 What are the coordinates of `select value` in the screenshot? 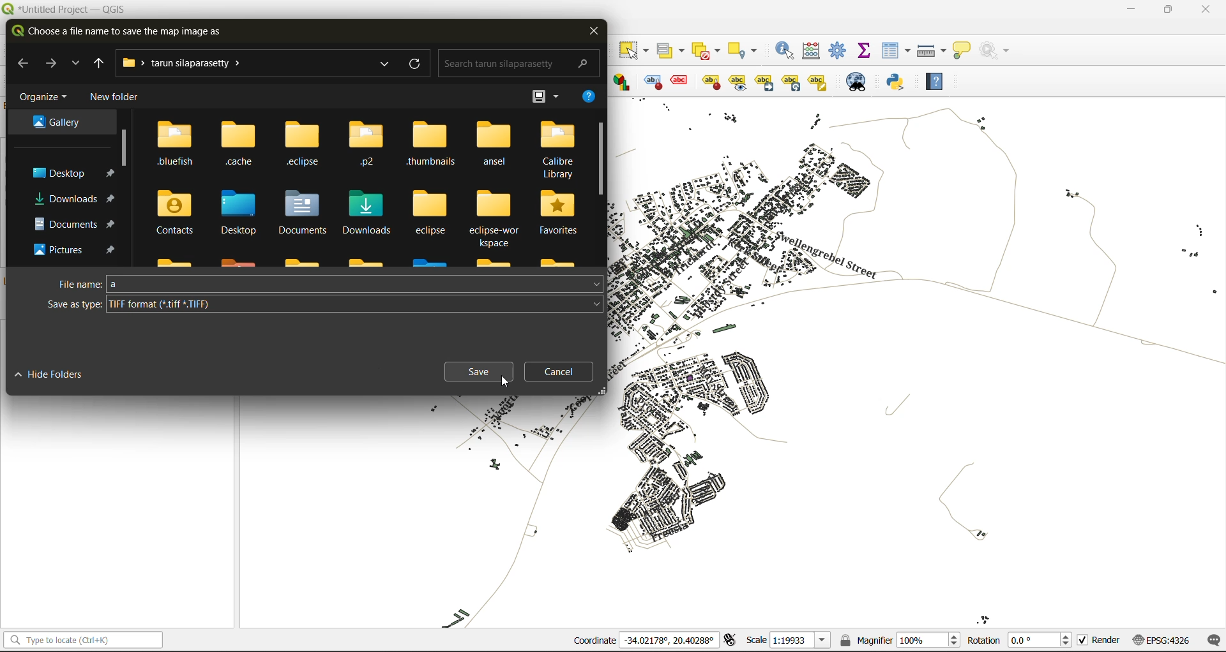 It's located at (672, 48).